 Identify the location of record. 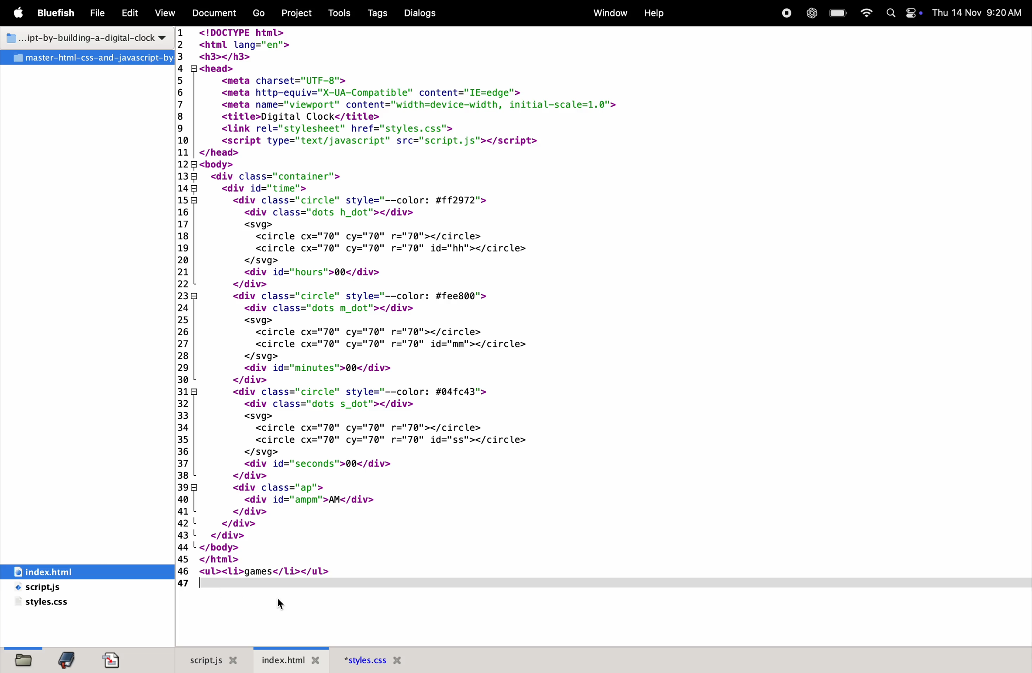
(785, 13).